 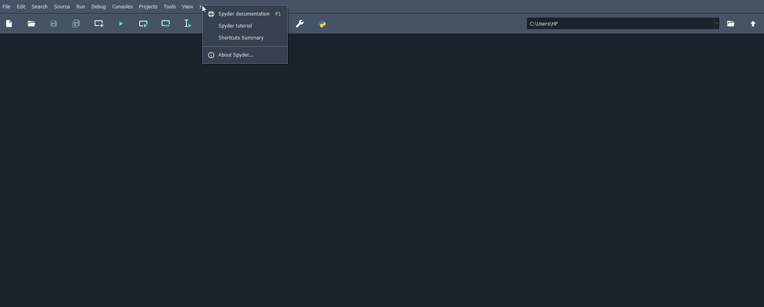 I want to click on Create new cell at the current line, so click(x=100, y=23).